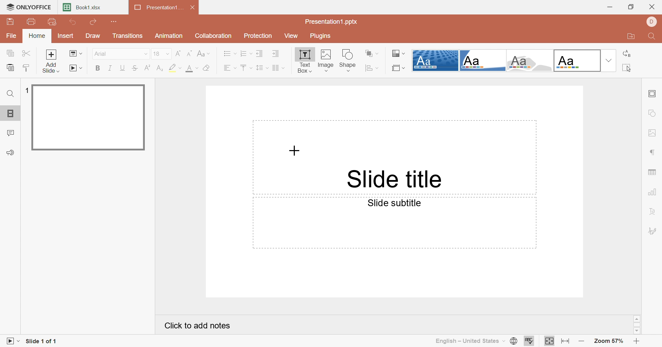 This screenshot has width=662, height=347. What do you see at coordinates (98, 69) in the screenshot?
I see `Bold` at bounding box center [98, 69].